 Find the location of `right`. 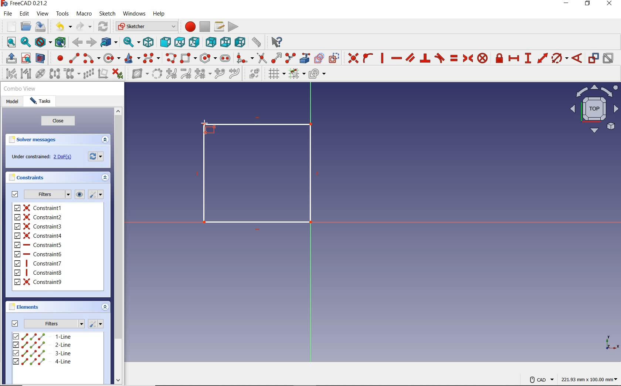

right is located at coordinates (195, 42).